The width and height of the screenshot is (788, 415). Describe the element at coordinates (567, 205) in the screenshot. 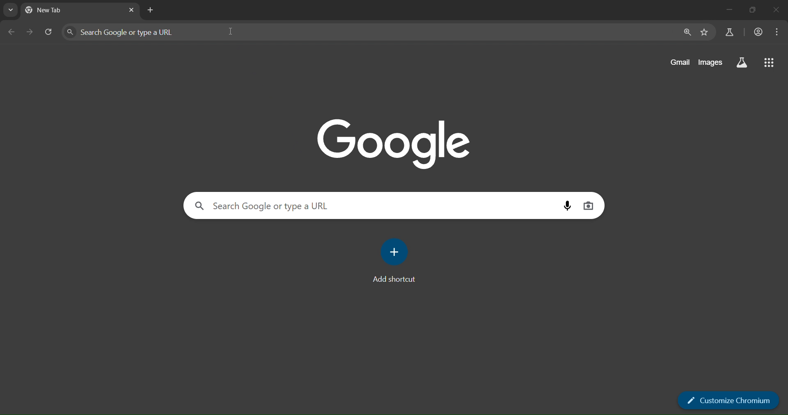

I see `voice search` at that location.